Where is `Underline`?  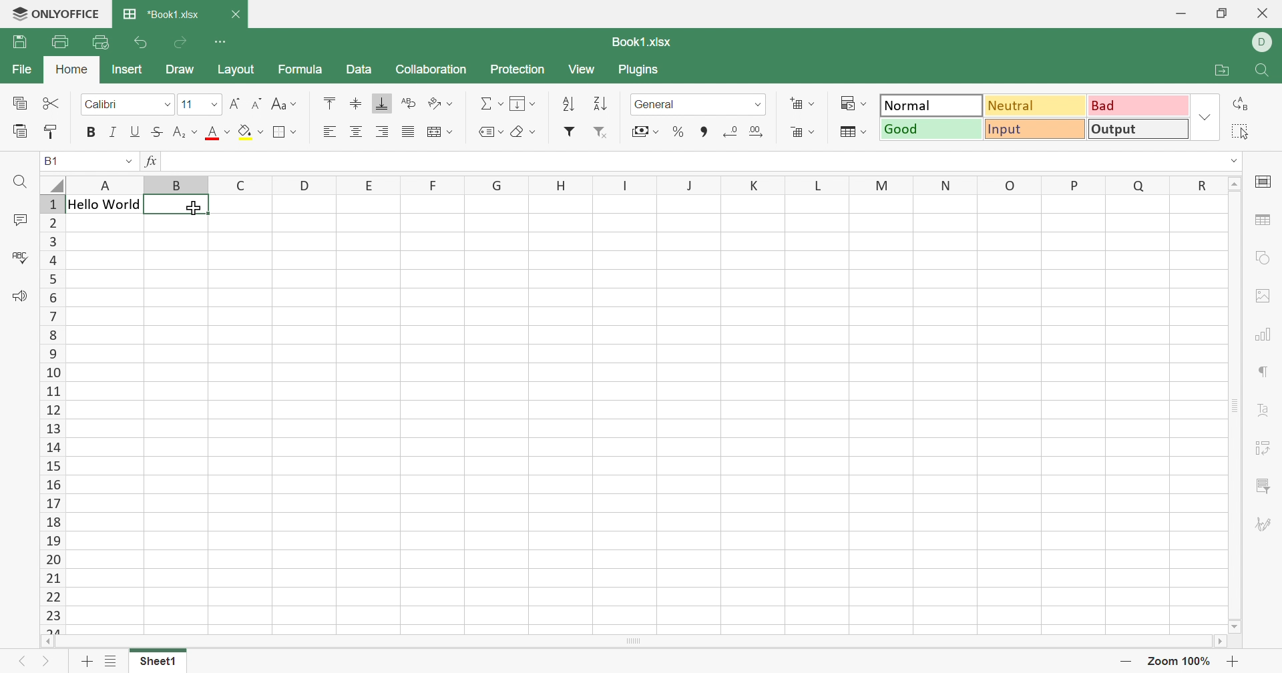
Underline is located at coordinates (134, 132).